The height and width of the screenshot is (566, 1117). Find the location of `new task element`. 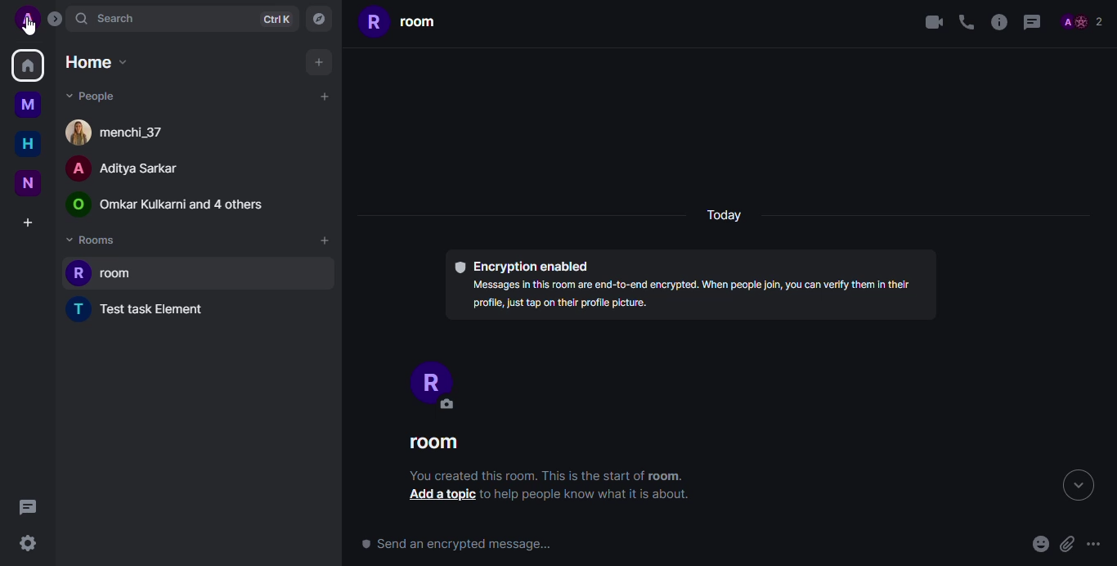

new task element is located at coordinates (146, 308).